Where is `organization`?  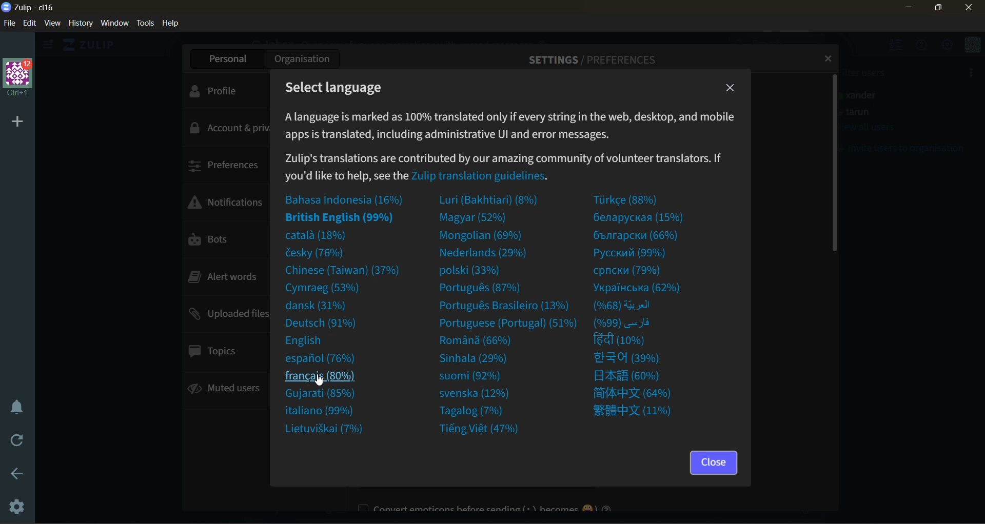
organization is located at coordinates (305, 58).